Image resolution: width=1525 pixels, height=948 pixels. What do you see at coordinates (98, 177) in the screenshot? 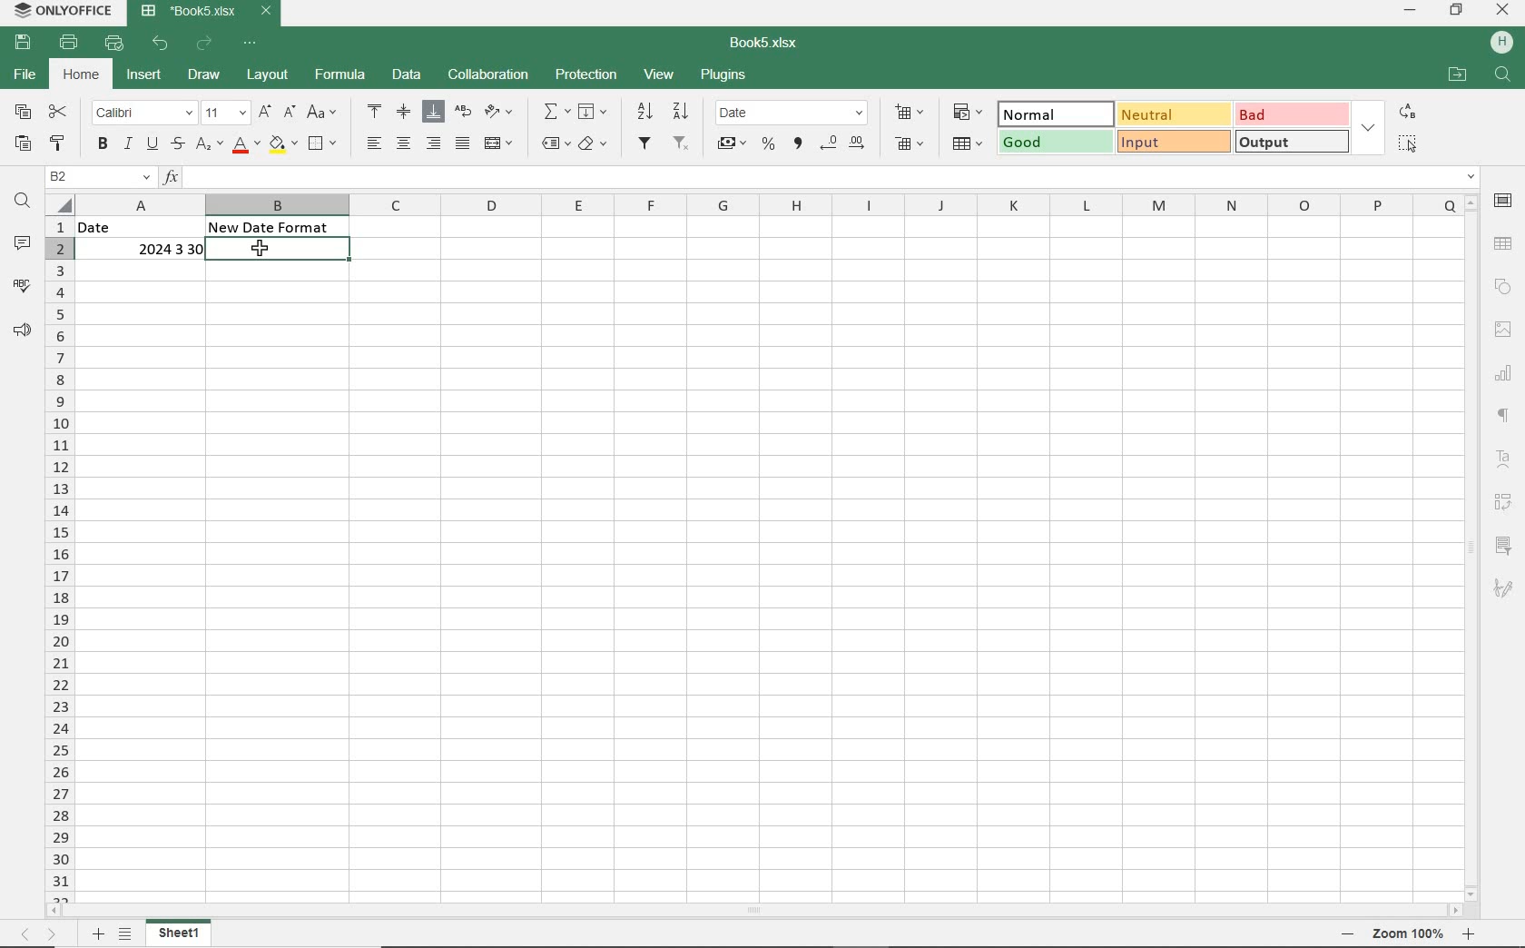
I see `NAMED MANAGER` at bounding box center [98, 177].